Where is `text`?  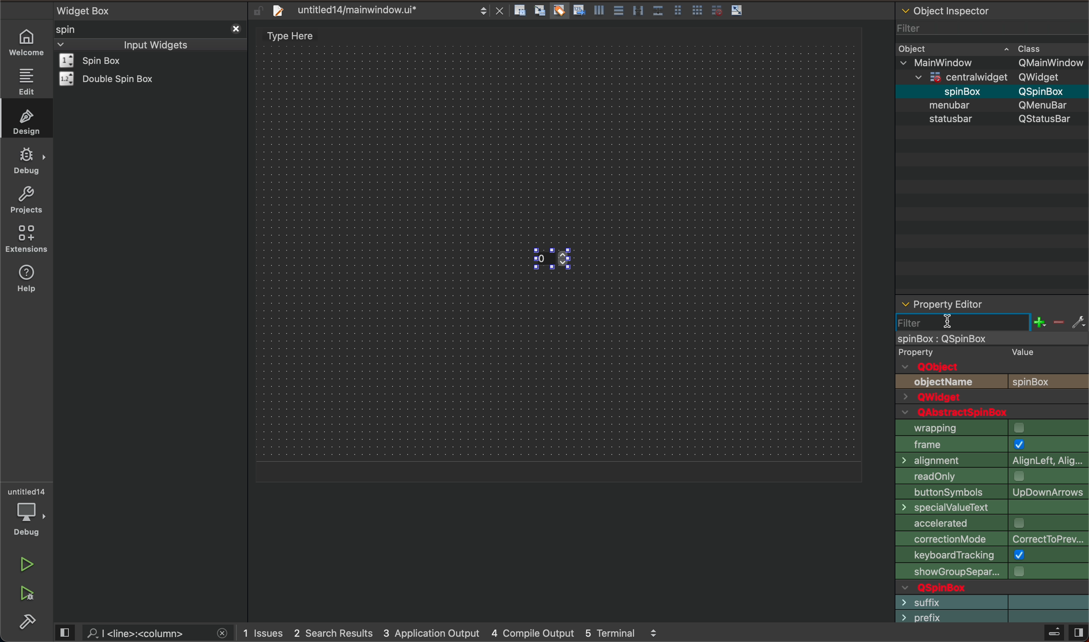
text is located at coordinates (1051, 119).